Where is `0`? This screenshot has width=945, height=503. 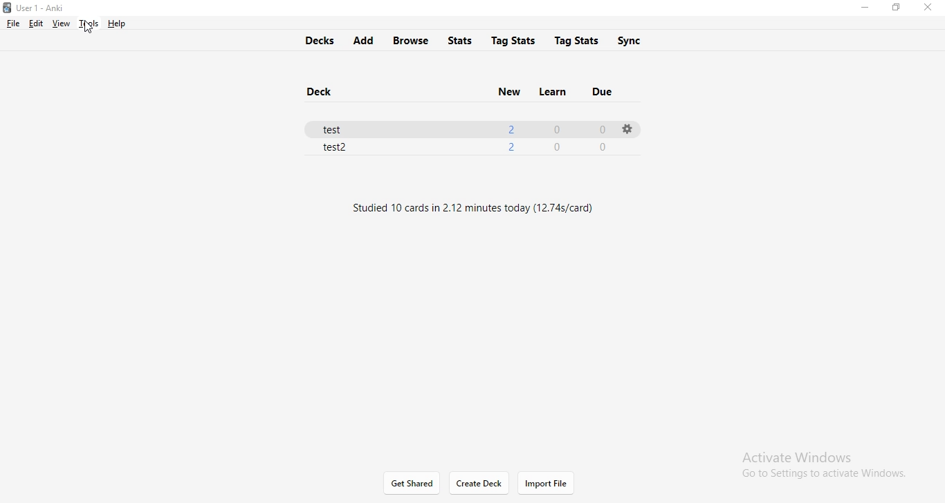
0 is located at coordinates (558, 149).